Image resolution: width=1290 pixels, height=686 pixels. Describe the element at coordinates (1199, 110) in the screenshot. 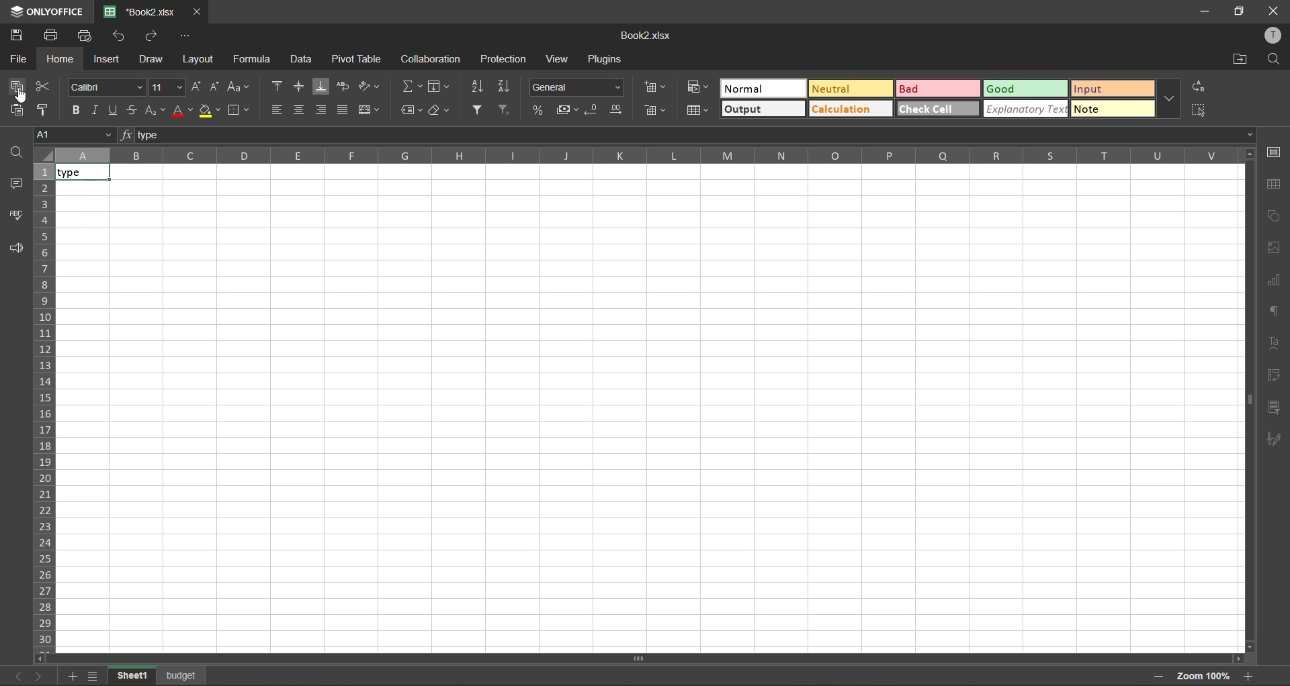

I see `select all` at that location.